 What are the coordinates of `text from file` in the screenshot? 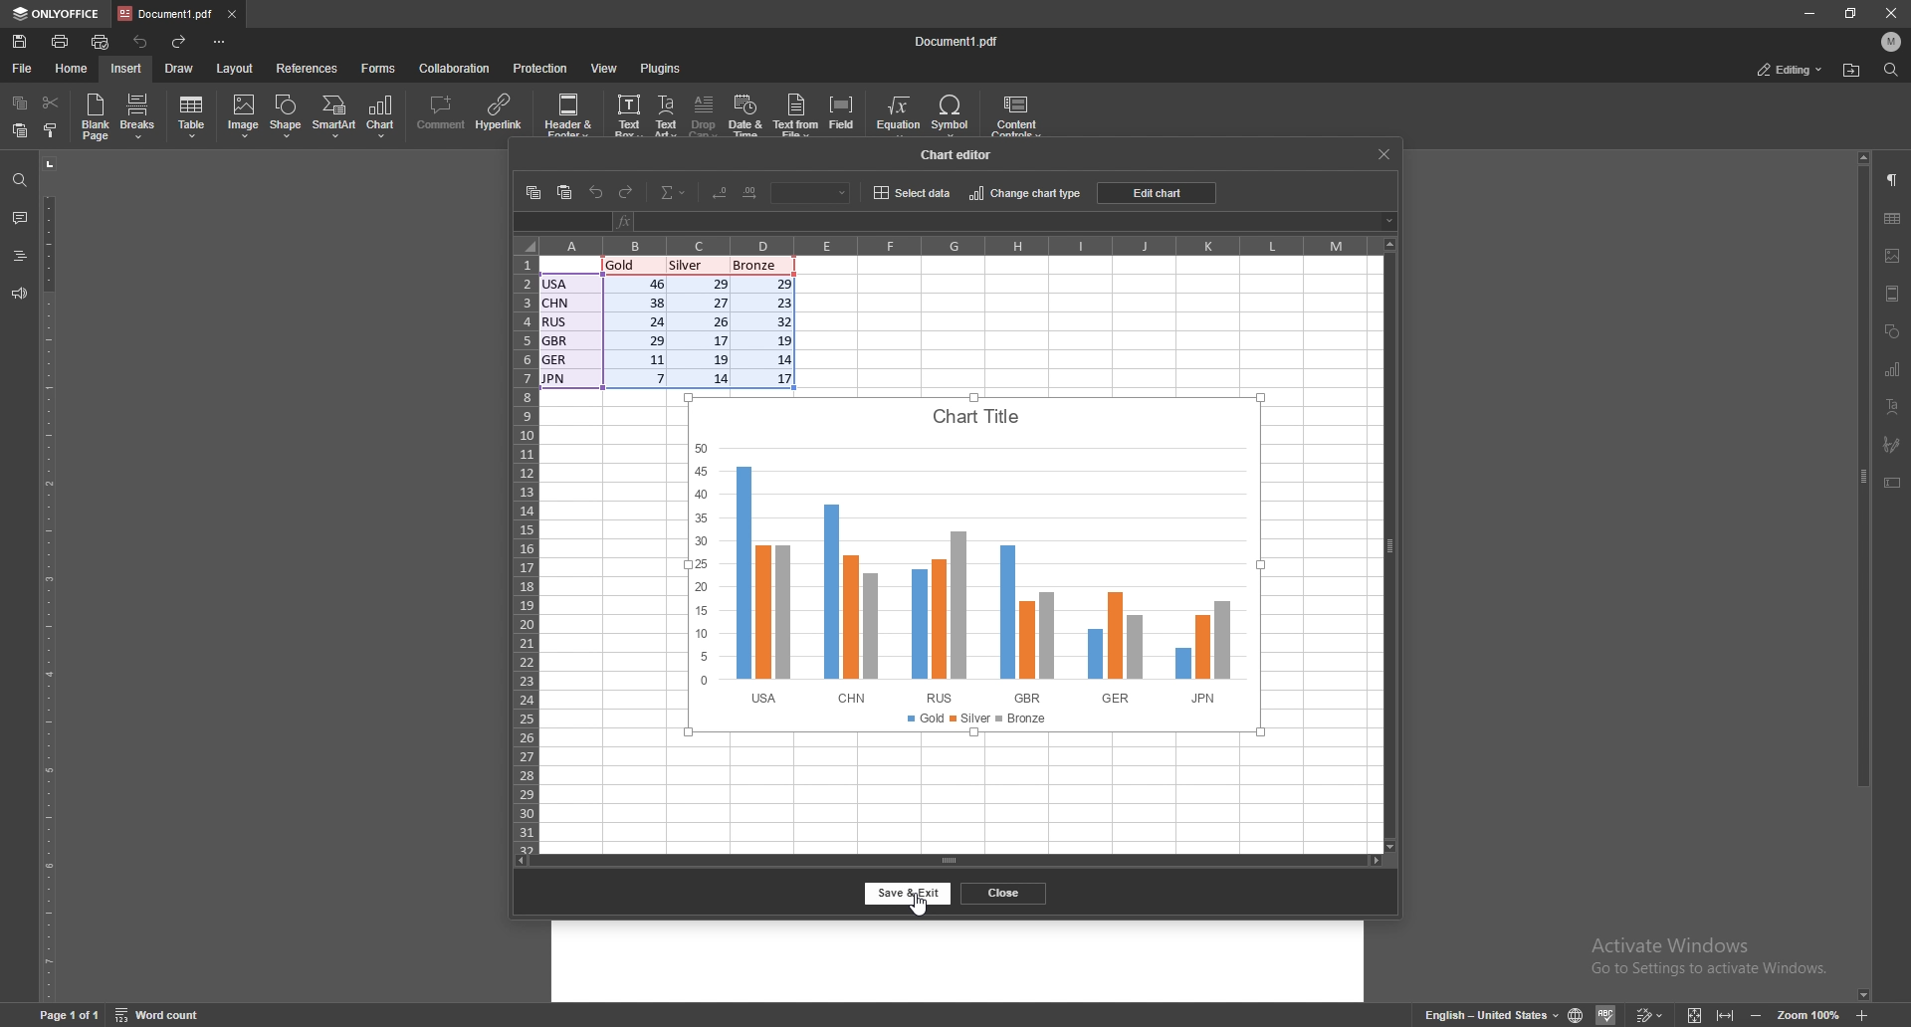 It's located at (798, 116).